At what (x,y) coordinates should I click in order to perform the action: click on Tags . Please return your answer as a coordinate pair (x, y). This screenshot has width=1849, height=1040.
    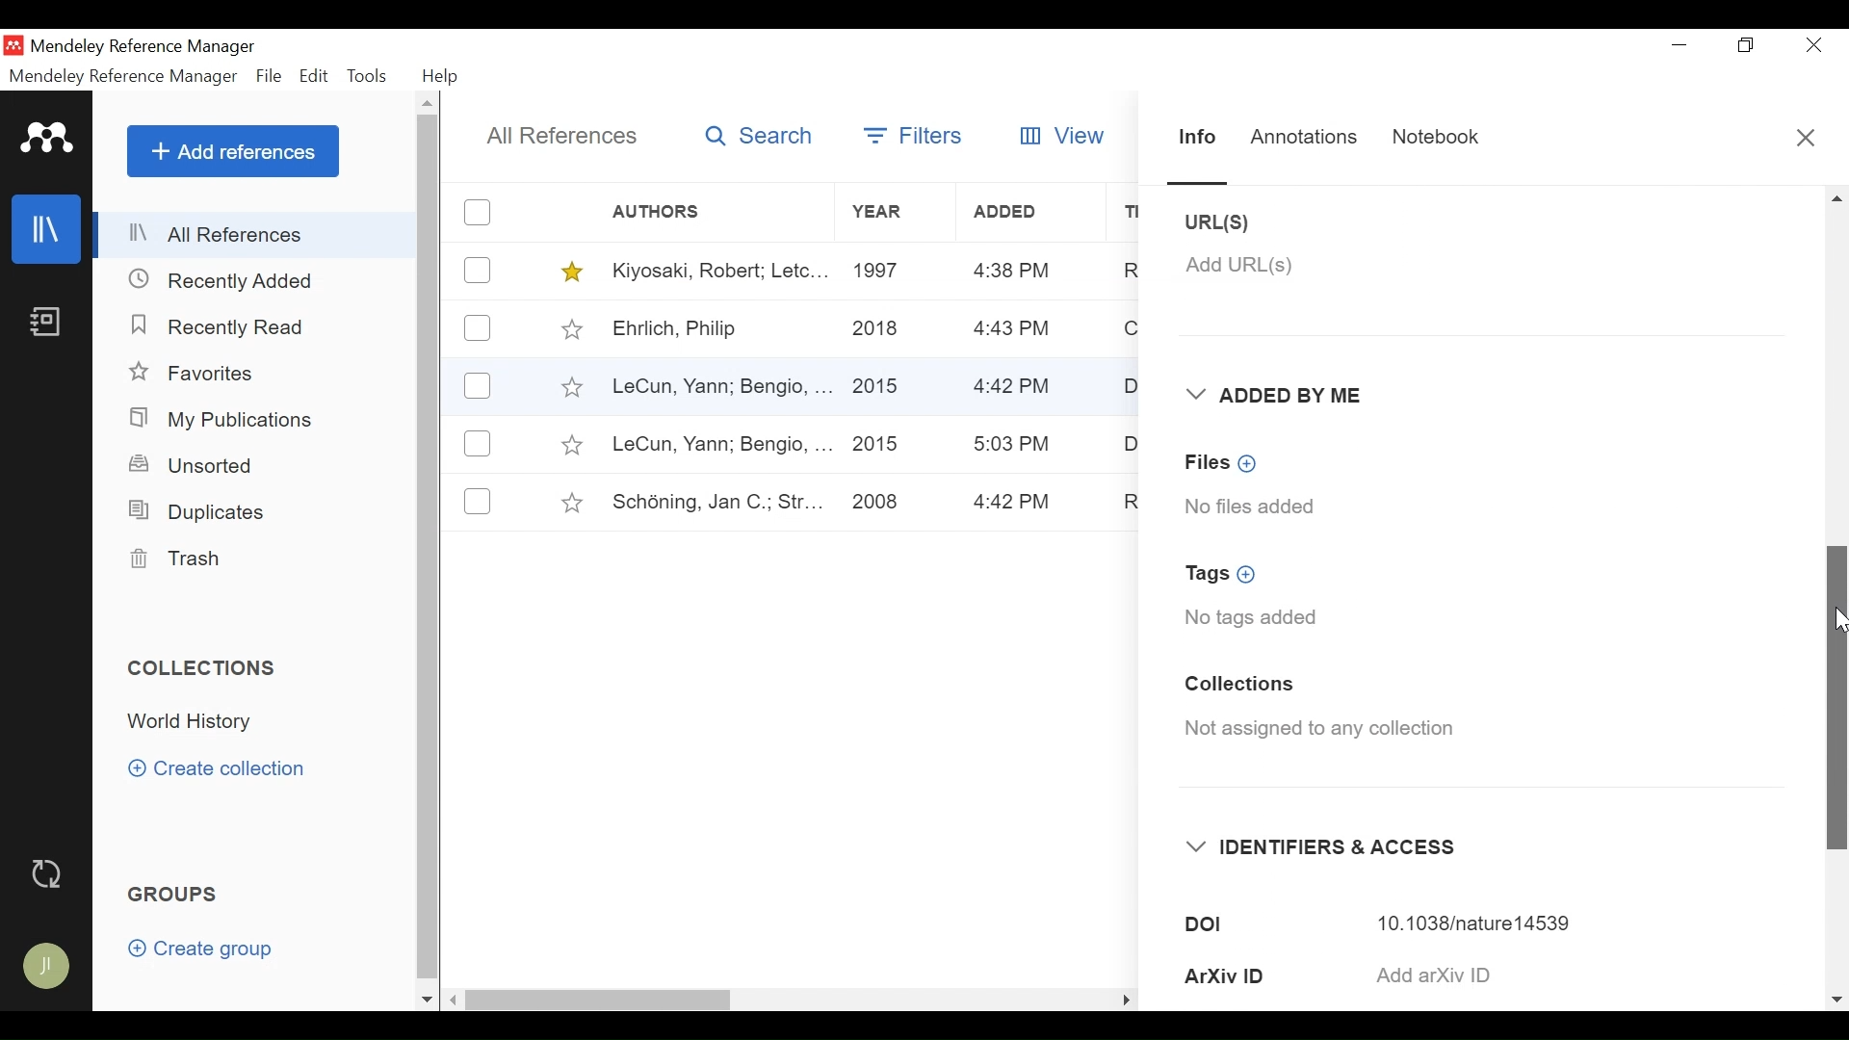
    Looking at the image, I should click on (1229, 575).